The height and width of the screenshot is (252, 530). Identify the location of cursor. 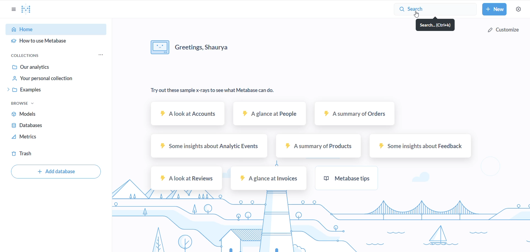
(418, 14).